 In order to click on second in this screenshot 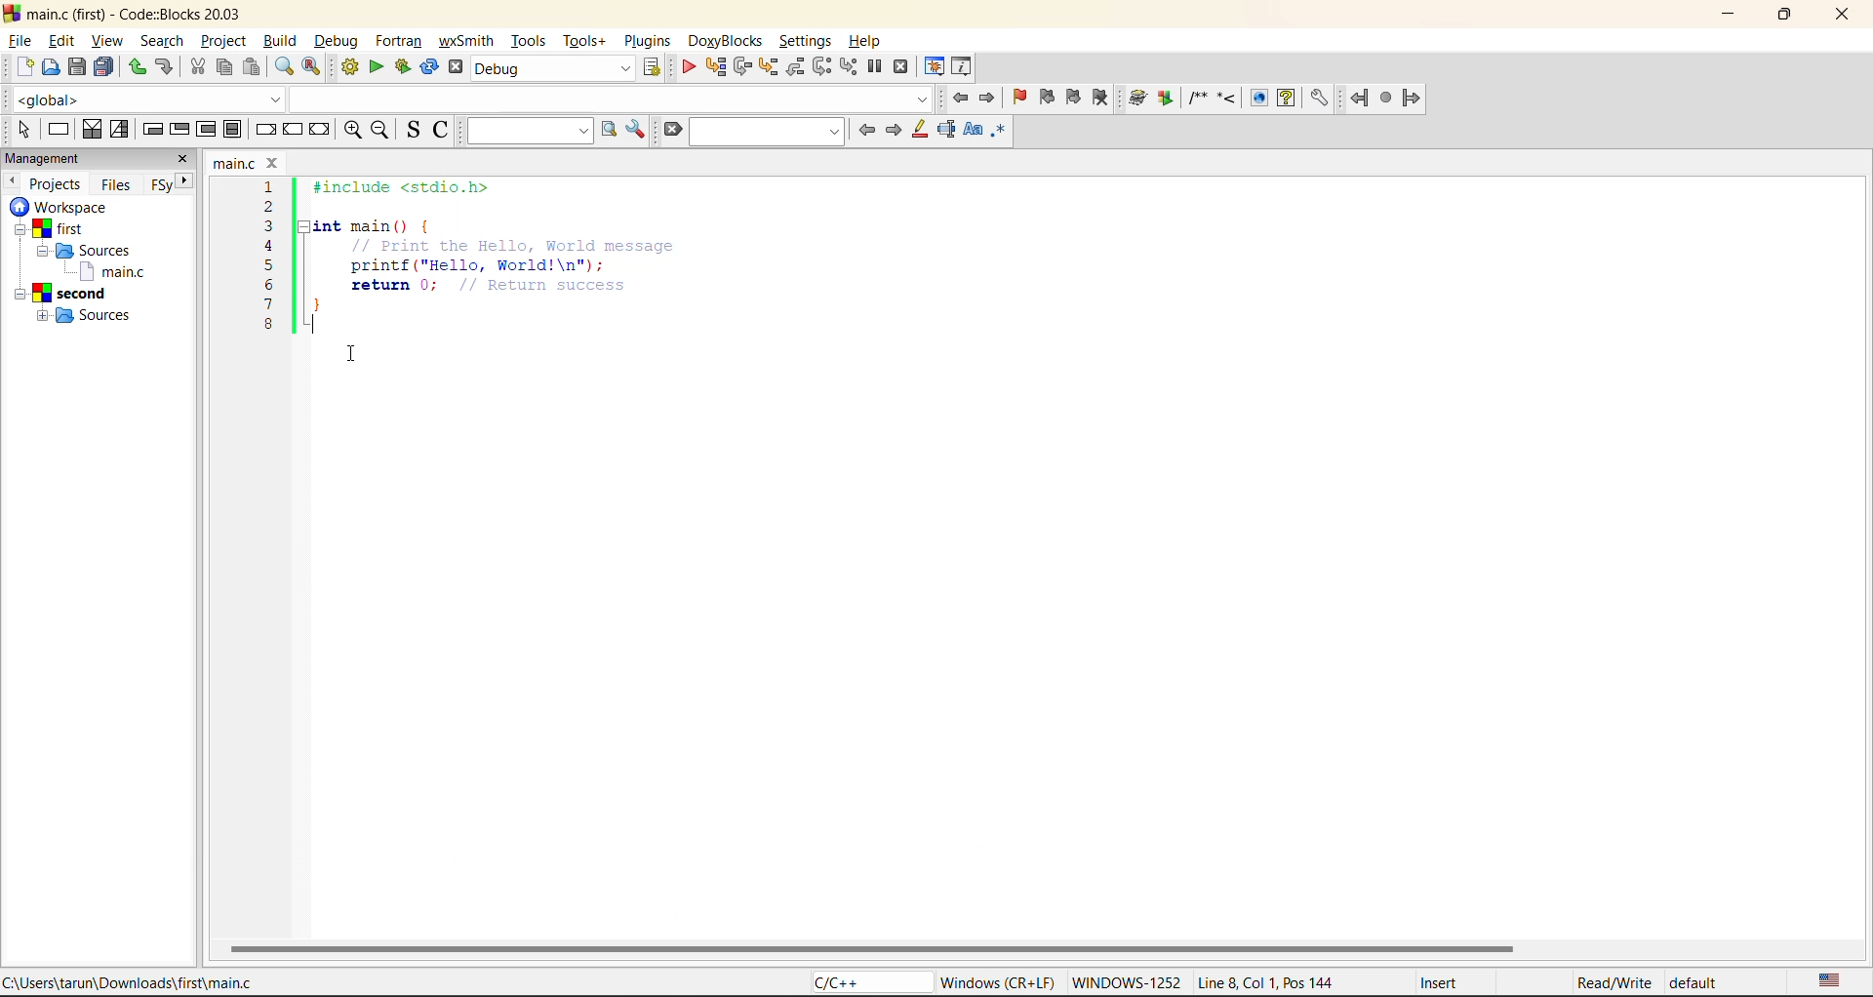, I will do `click(68, 294)`.